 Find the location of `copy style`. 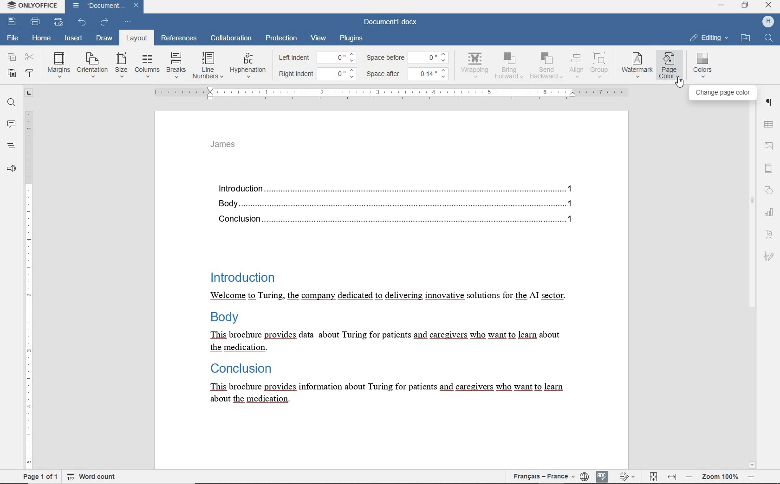

copy style is located at coordinates (30, 73).